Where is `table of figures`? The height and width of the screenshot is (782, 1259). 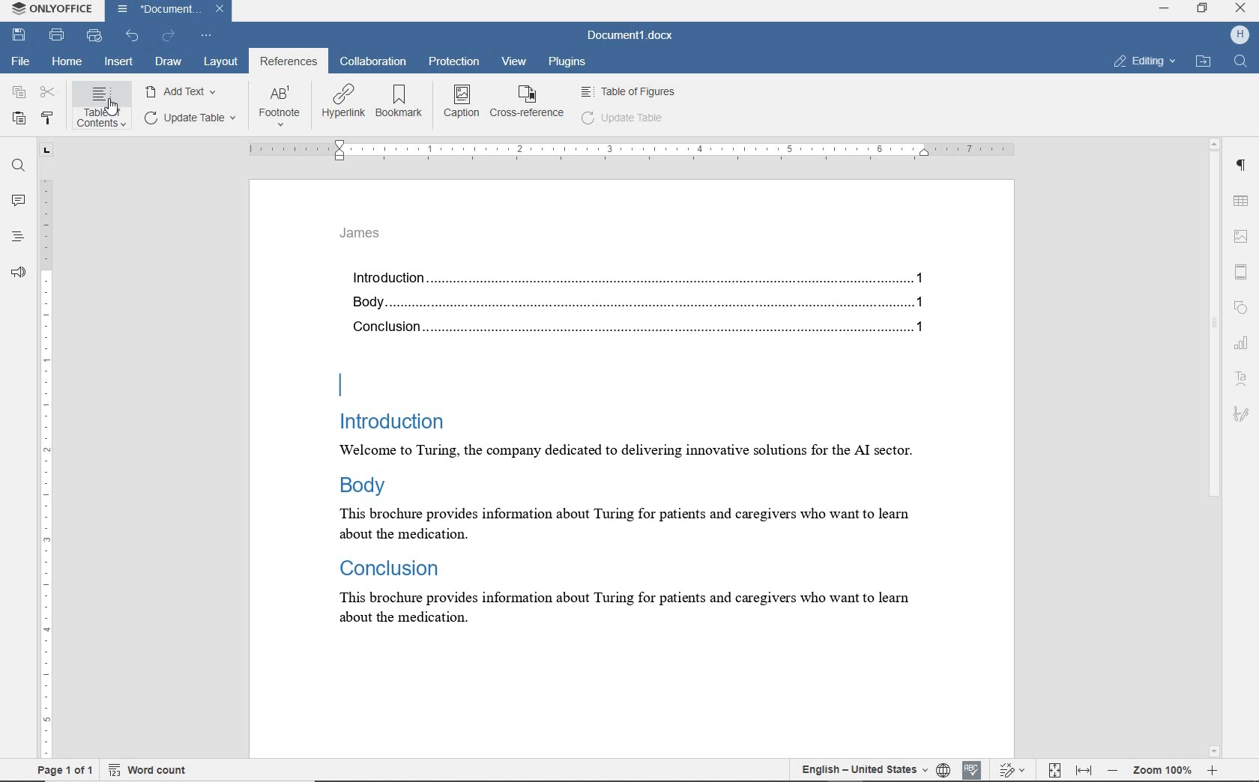
table of figures is located at coordinates (629, 92).